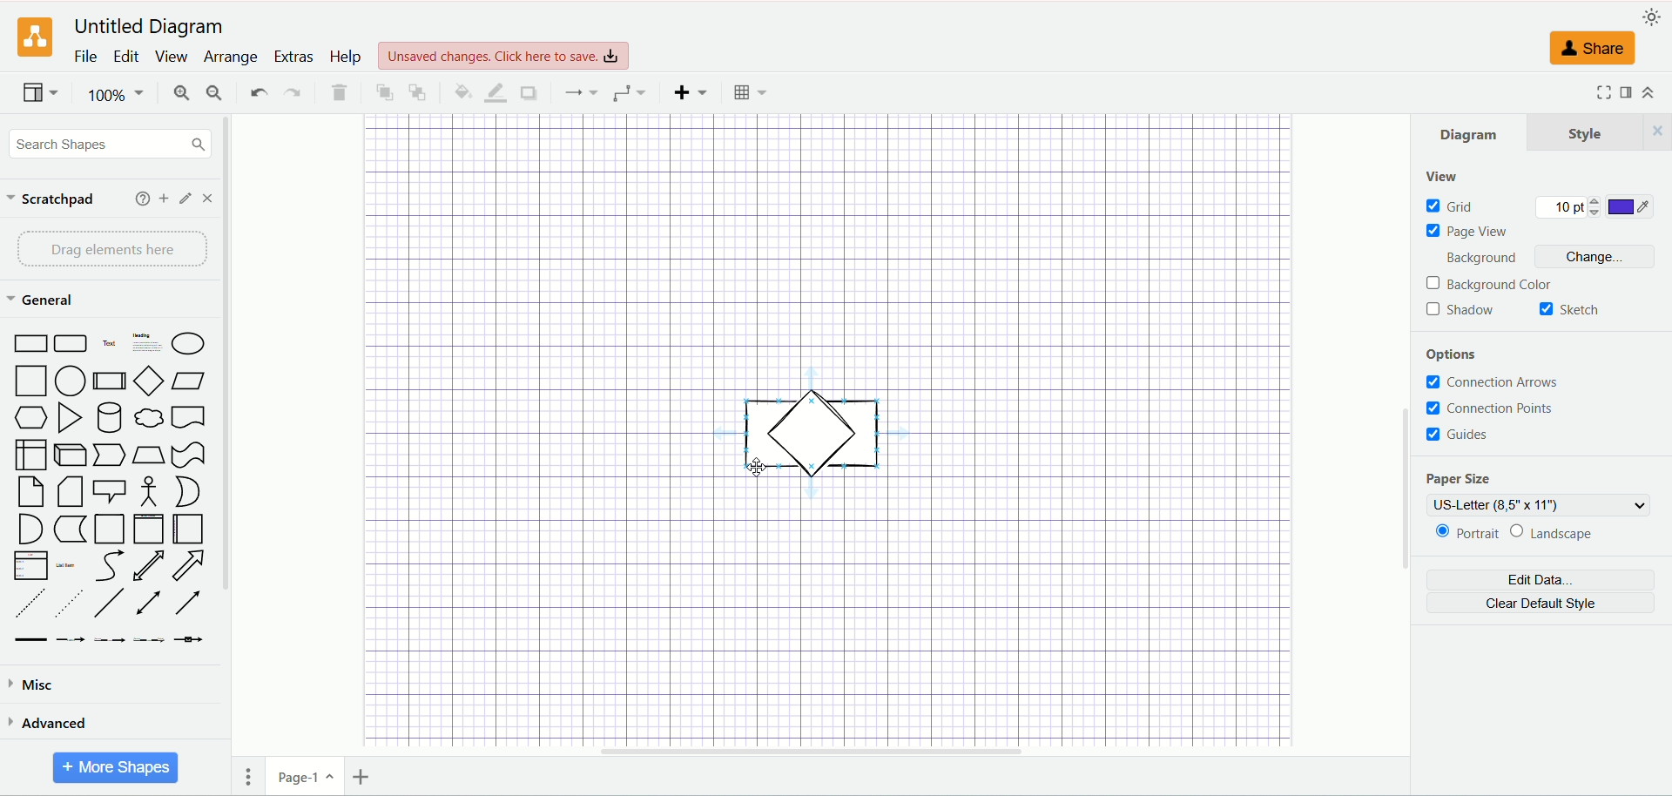  I want to click on undo, so click(257, 93).